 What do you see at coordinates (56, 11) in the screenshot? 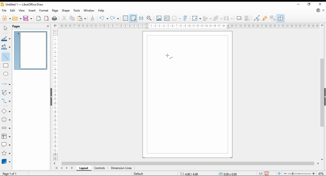
I see `page` at bounding box center [56, 11].